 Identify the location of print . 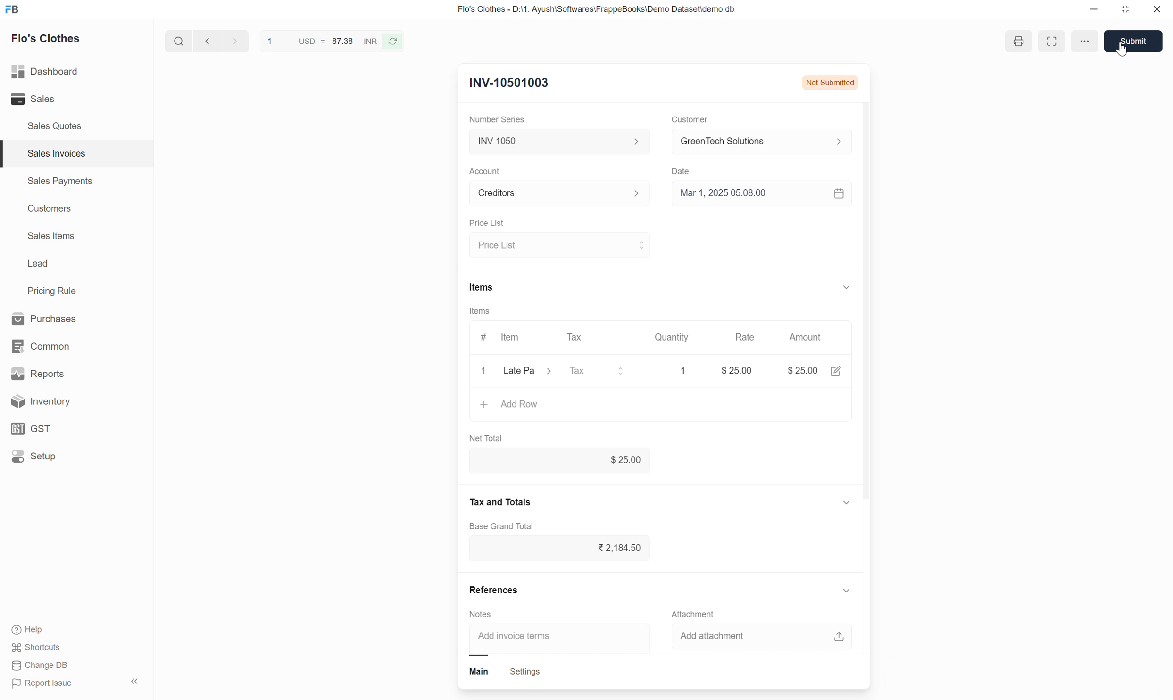
(1023, 42).